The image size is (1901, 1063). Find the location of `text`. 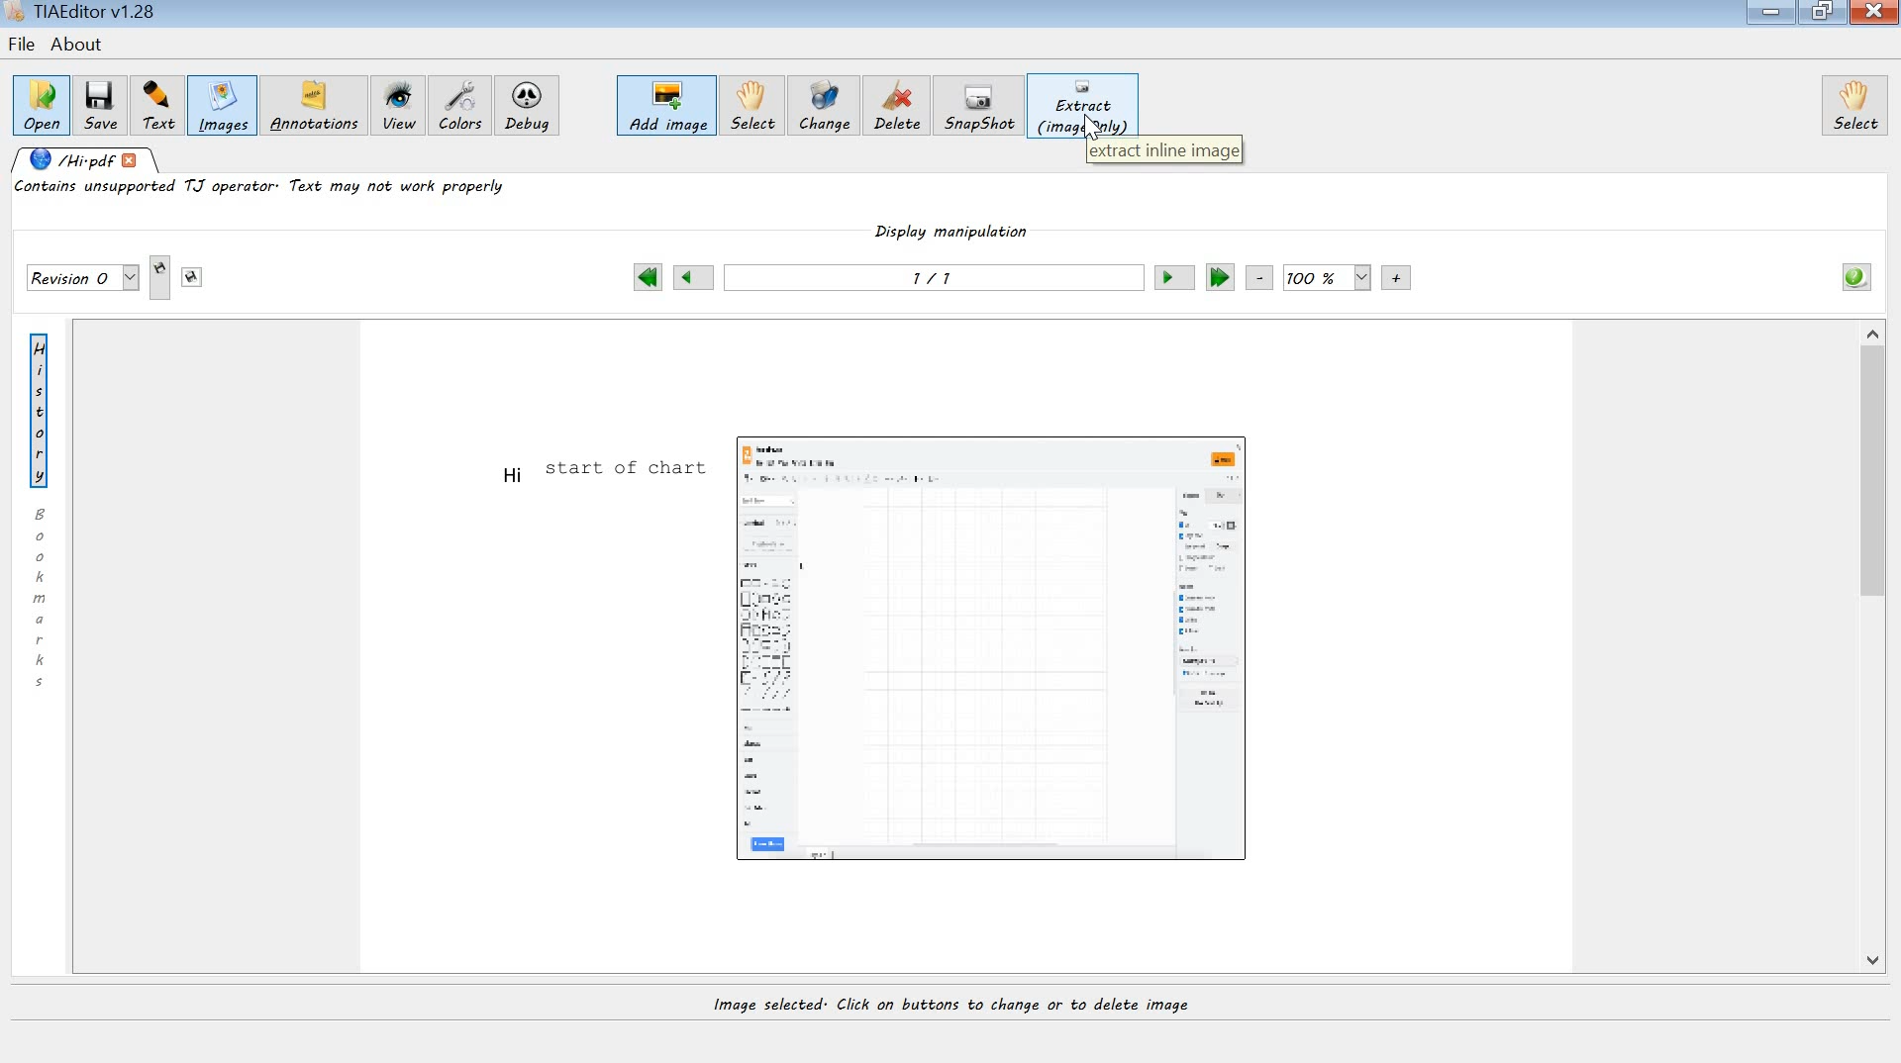

text is located at coordinates (153, 103).